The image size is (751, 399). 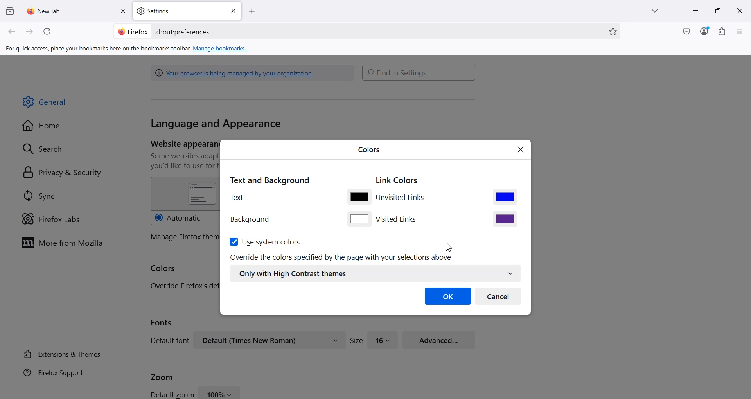 What do you see at coordinates (220, 392) in the screenshot?
I see `100%` at bounding box center [220, 392].